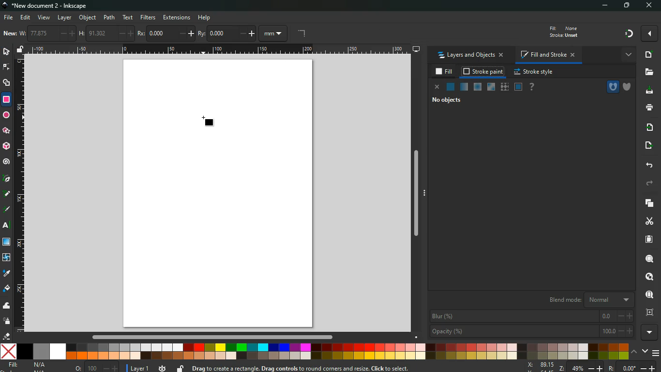 This screenshot has height=372, width=661. What do you see at coordinates (626, 34) in the screenshot?
I see `gradient` at bounding box center [626, 34].